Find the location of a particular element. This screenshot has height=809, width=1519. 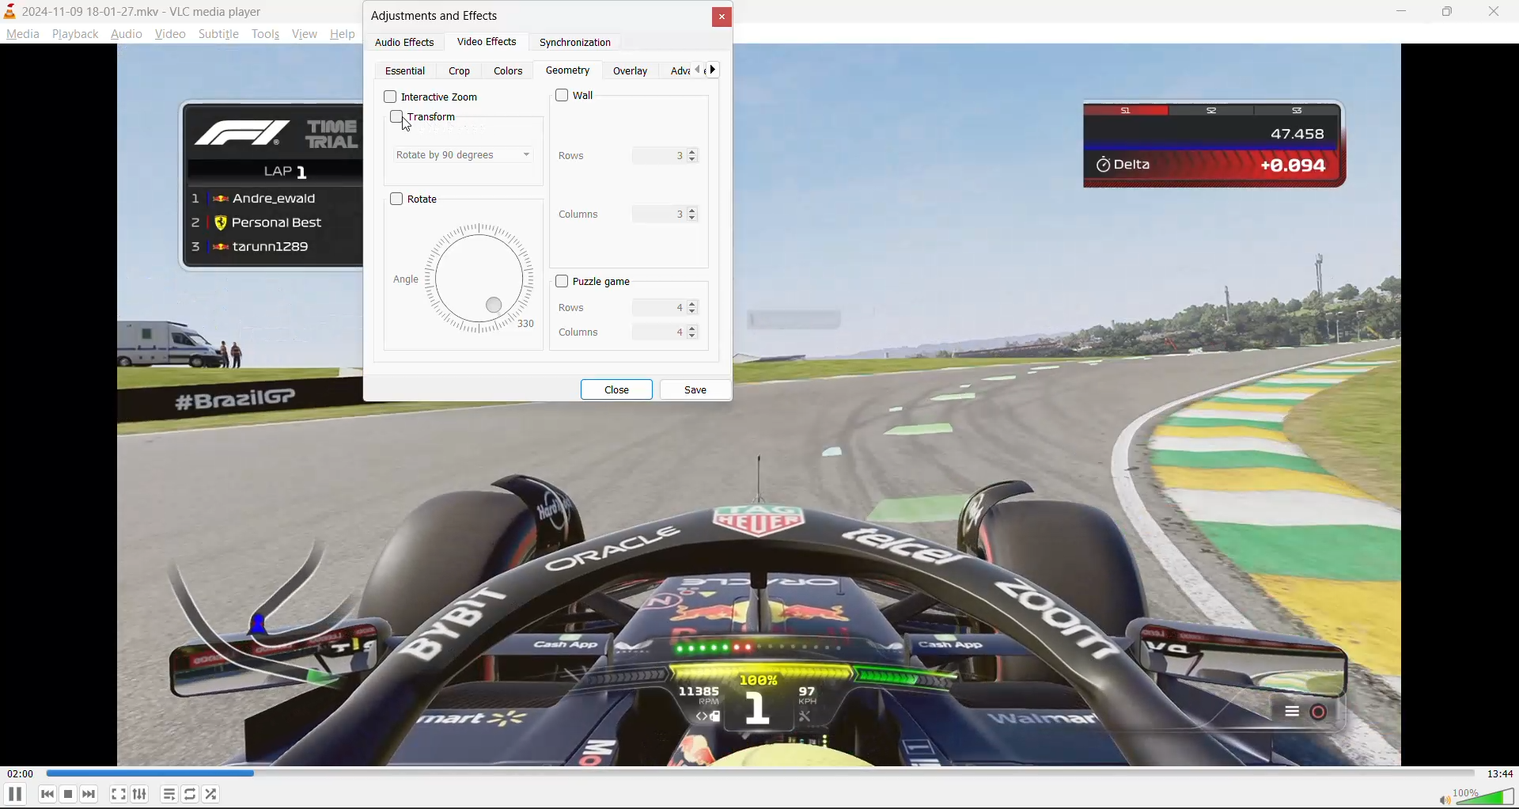

maximize is located at coordinates (1456, 13).